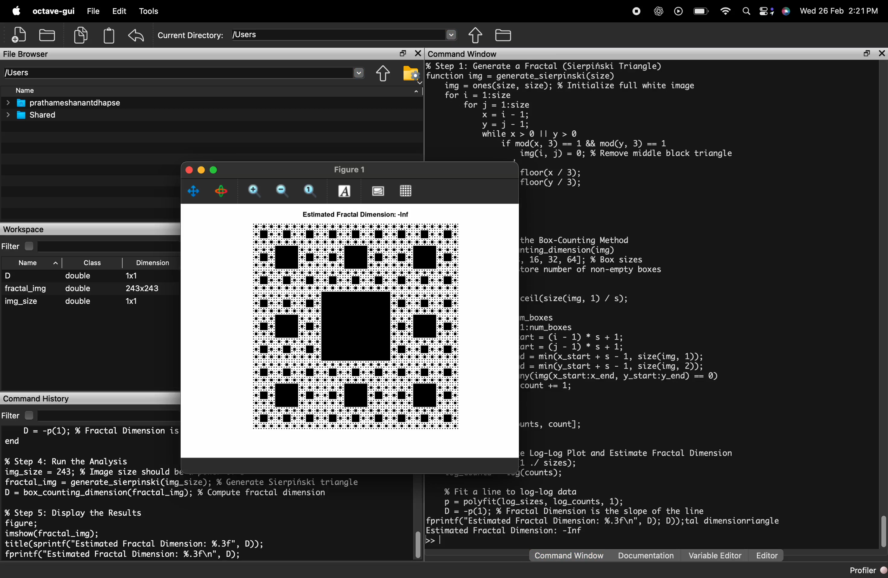 This screenshot has height=578, width=888. What do you see at coordinates (154, 263) in the screenshot?
I see `Dimension` at bounding box center [154, 263].